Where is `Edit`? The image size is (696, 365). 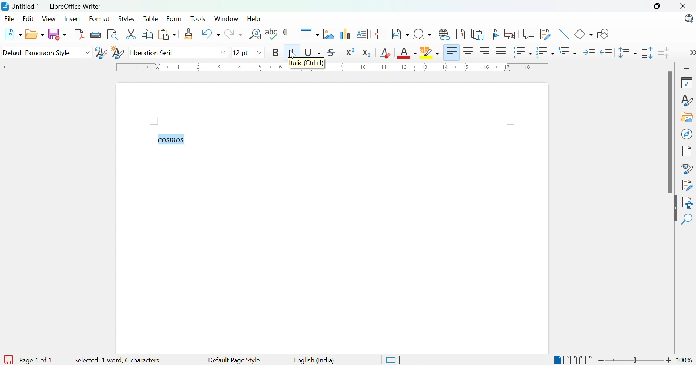
Edit is located at coordinates (28, 19).